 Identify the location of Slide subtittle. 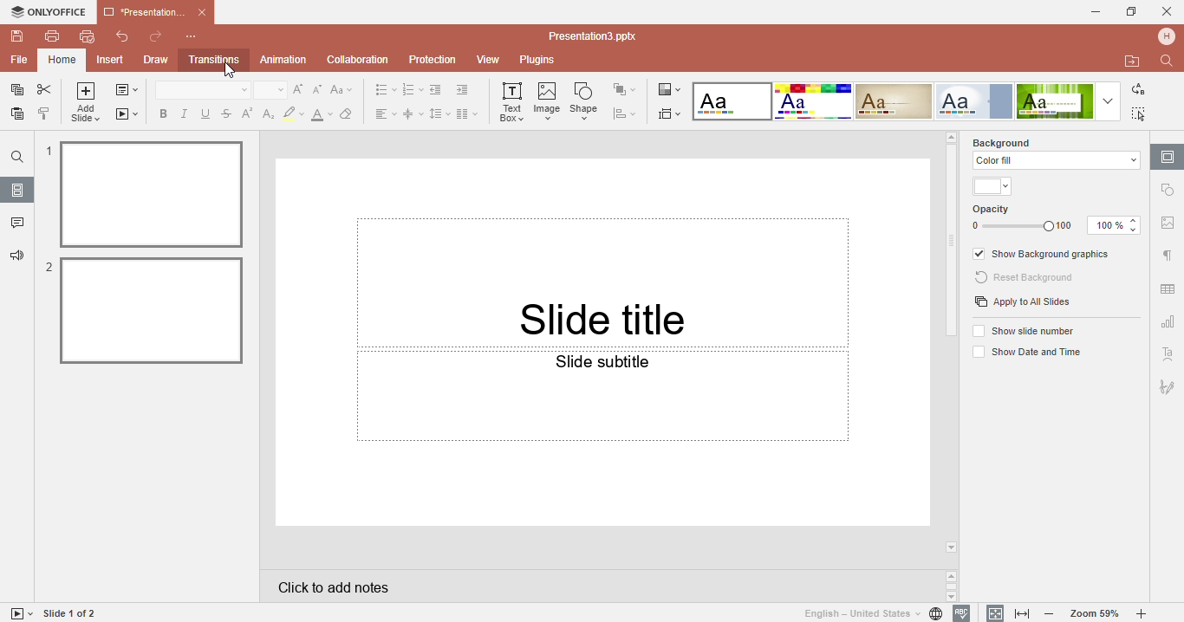
(602, 437).